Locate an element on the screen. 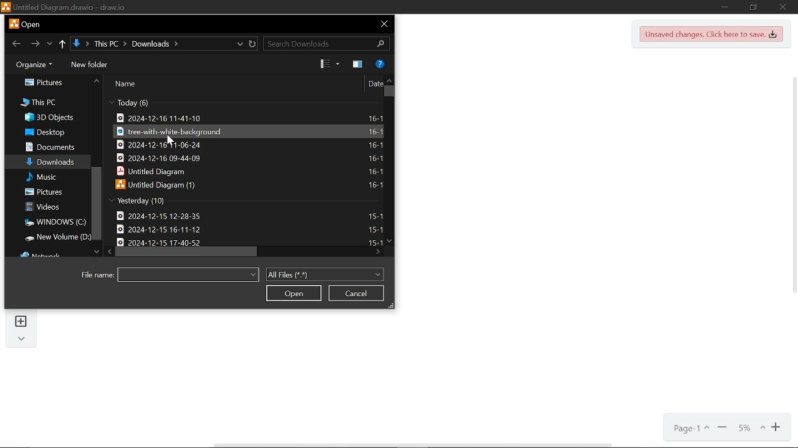 The height and width of the screenshot is (448, 798). pictures is located at coordinates (42, 82).